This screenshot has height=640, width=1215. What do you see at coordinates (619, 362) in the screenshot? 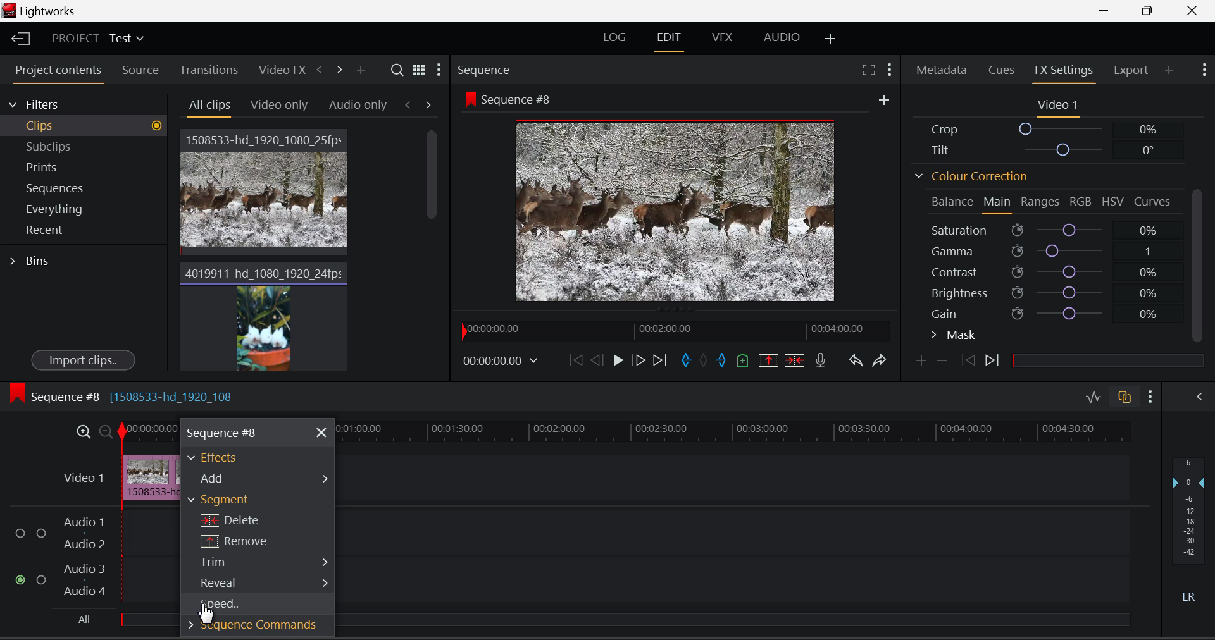
I see `Play` at bounding box center [619, 362].